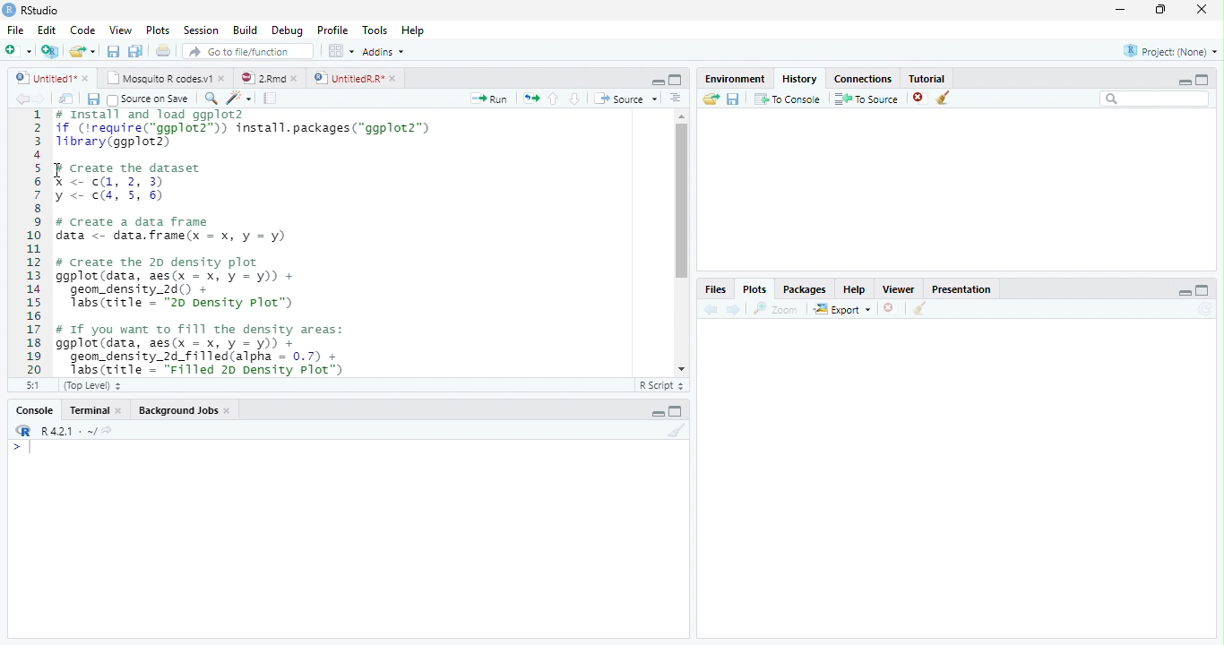  What do you see at coordinates (163, 50) in the screenshot?
I see `print current file` at bounding box center [163, 50].